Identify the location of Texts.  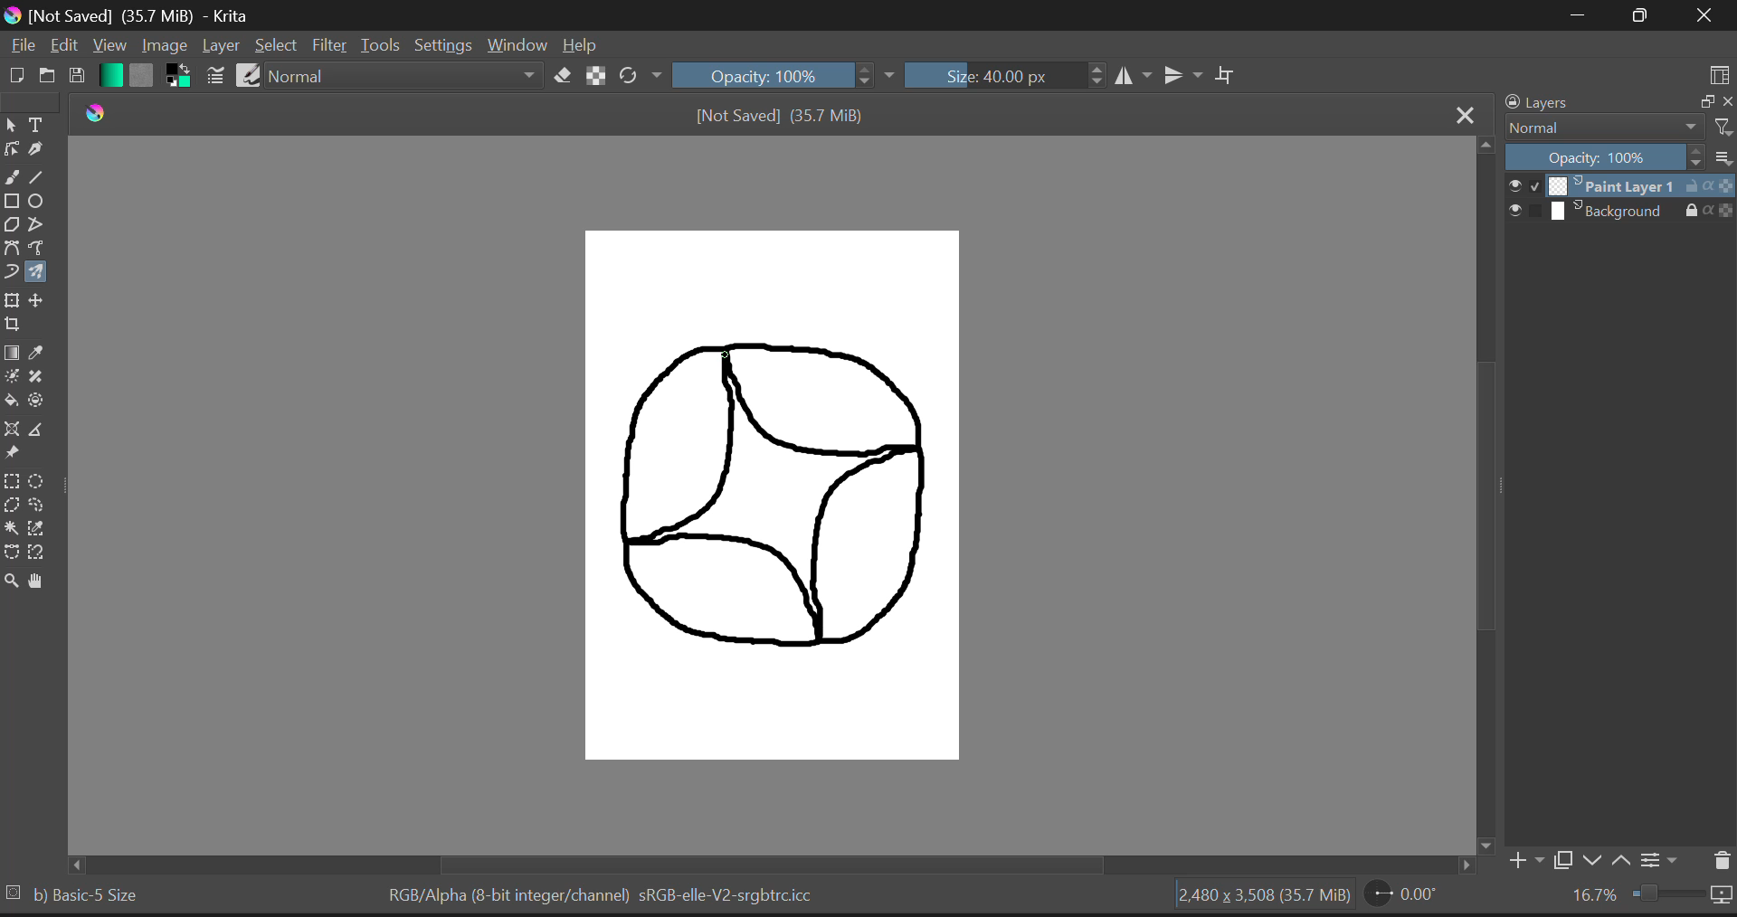
(37, 123).